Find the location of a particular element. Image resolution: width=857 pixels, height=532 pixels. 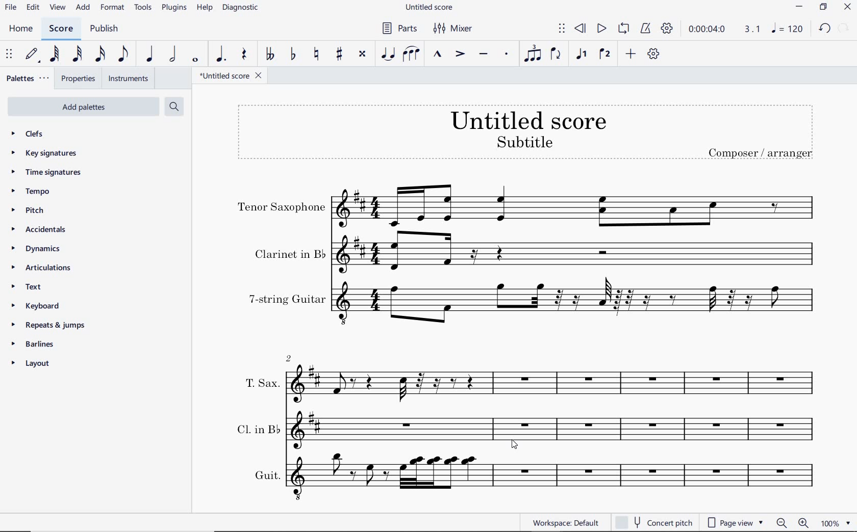

Guit. is located at coordinates (526, 478).